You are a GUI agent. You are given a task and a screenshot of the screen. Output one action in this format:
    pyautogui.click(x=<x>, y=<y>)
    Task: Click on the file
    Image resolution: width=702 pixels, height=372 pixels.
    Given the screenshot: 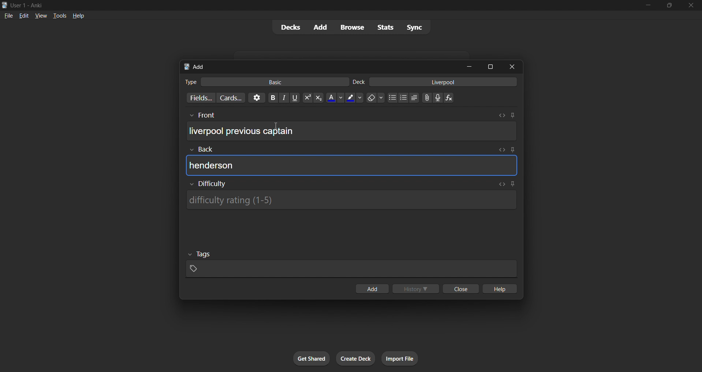 What is the action you would take?
    pyautogui.click(x=7, y=15)
    